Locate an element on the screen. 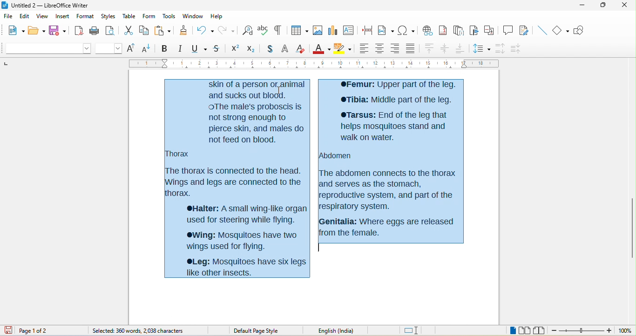 Image resolution: width=636 pixels, height=336 pixels. basic shape is located at coordinates (560, 30).